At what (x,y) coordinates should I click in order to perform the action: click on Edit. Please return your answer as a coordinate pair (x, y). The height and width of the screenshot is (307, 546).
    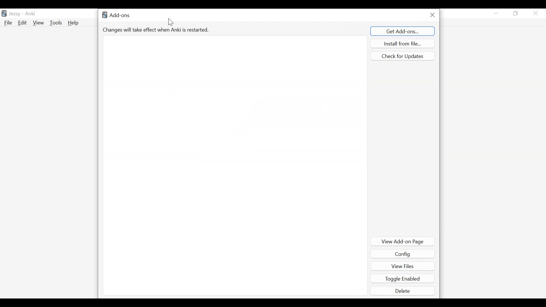
    Looking at the image, I should click on (22, 23).